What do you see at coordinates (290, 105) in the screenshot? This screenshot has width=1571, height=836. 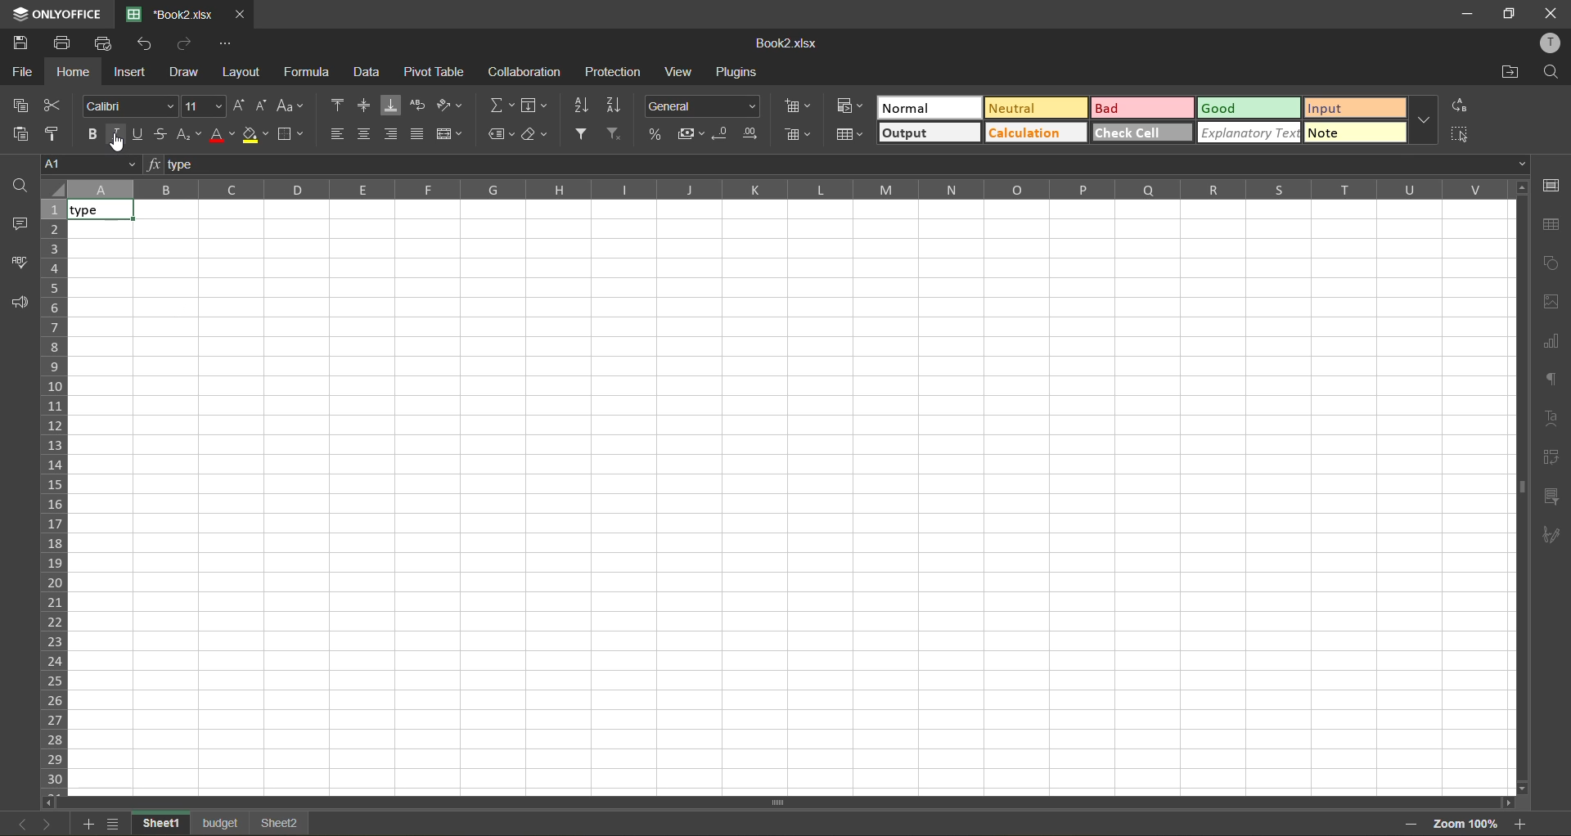 I see `change case` at bounding box center [290, 105].